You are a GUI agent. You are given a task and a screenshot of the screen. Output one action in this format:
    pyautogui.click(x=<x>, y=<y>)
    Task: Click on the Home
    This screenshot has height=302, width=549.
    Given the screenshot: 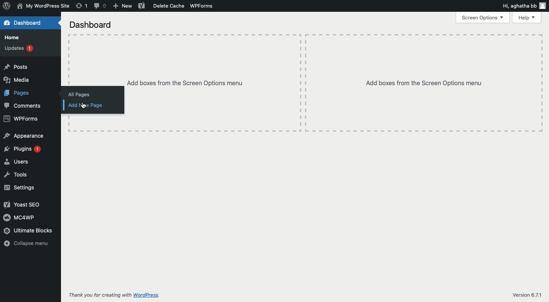 What is the action you would take?
    pyautogui.click(x=12, y=37)
    